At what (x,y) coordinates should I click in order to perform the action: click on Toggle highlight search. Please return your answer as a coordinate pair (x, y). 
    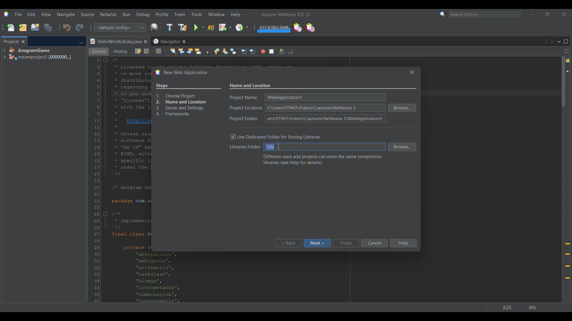
    Looking at the image, I should click on (198, 51).